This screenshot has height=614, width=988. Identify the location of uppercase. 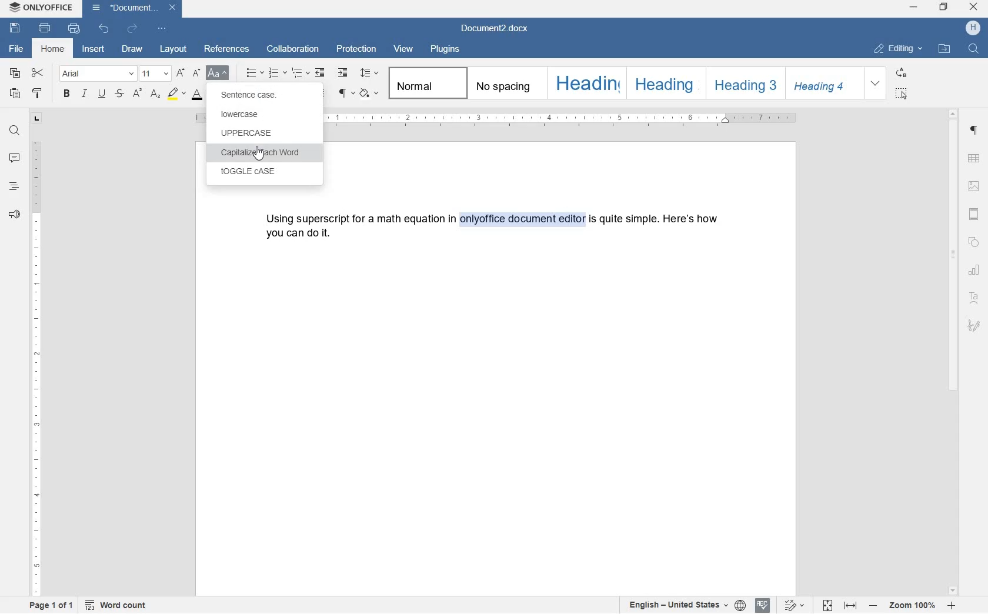
(261, 135).